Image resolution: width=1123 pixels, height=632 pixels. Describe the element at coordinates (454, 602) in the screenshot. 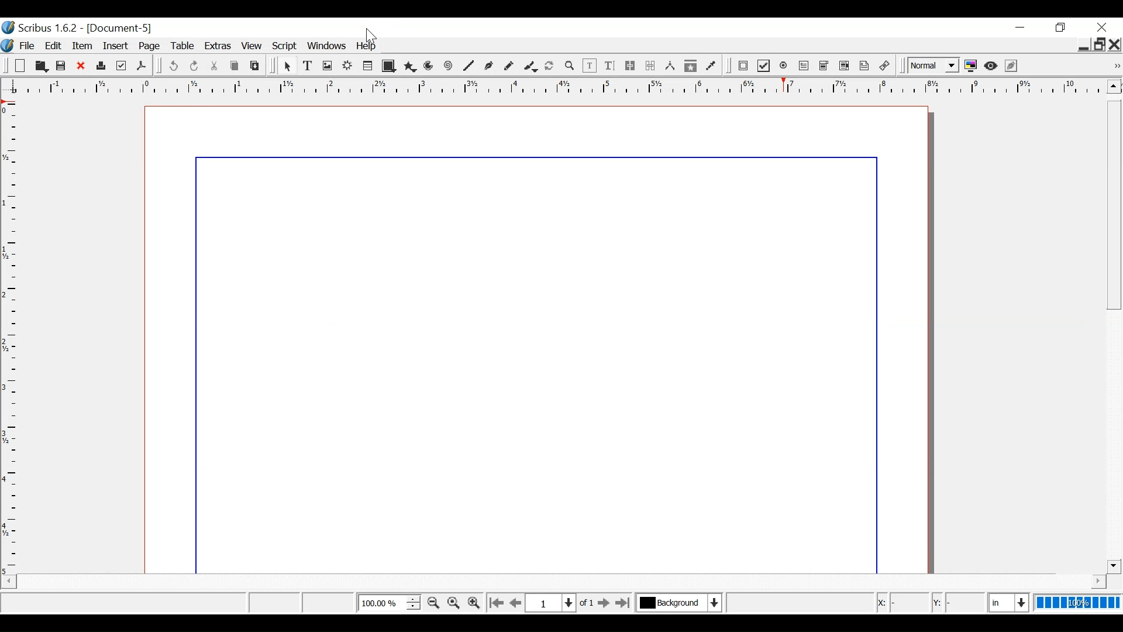

I see `Reset Zoom` at that location.